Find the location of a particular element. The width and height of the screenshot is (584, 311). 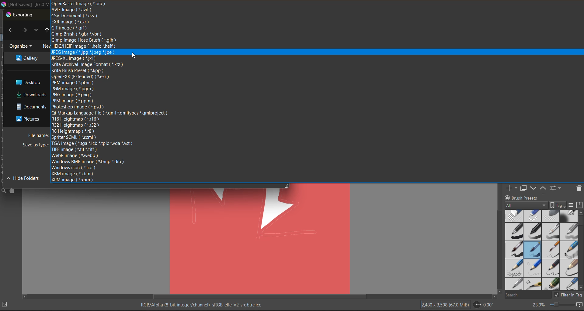

sprinter scml is located at coordinates (79, 138).